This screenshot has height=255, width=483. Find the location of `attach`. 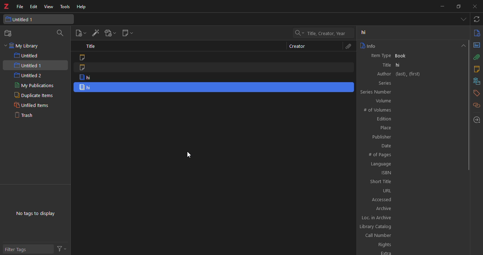

attach is located at coordinates (478, 57).